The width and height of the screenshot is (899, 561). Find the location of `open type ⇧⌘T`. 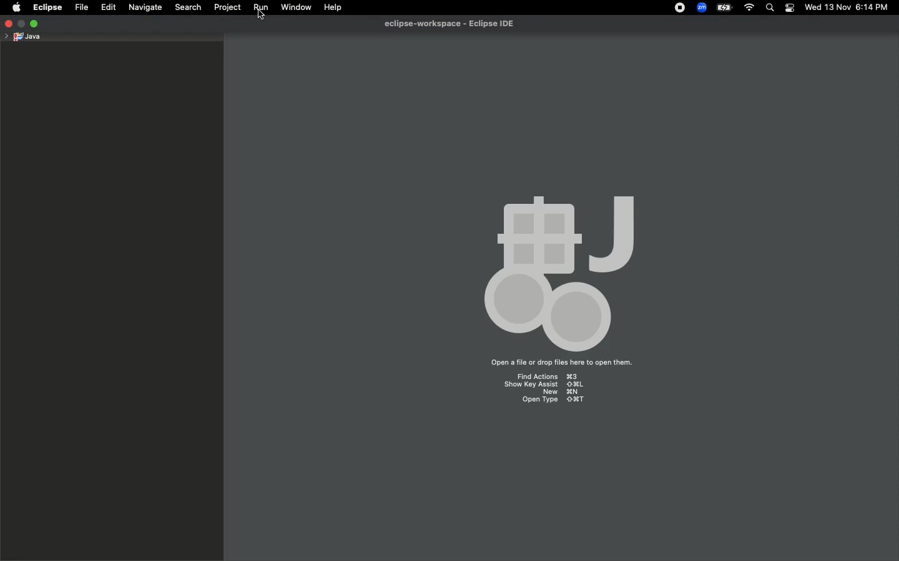

open type ⇧⌘T is located at coordinates (551, 400).